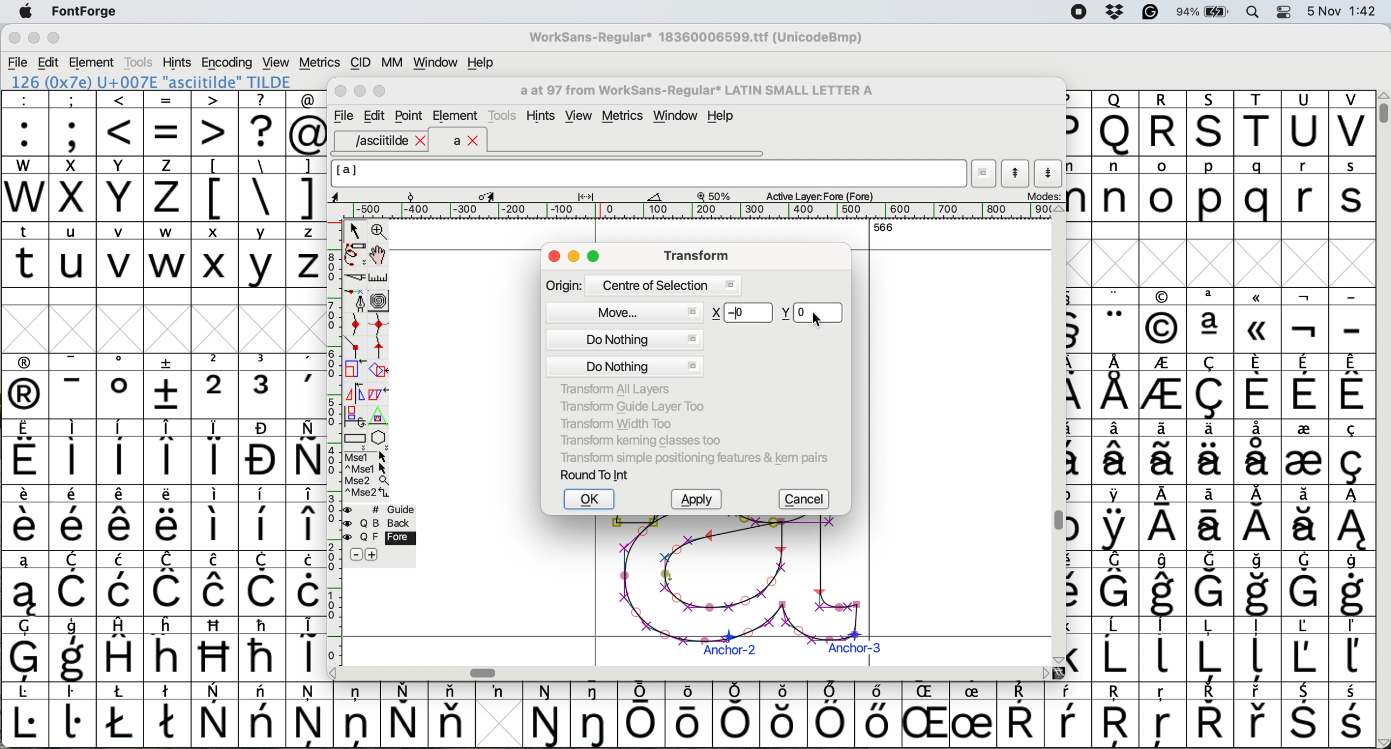  I want to click on 566, so click(883, 227).